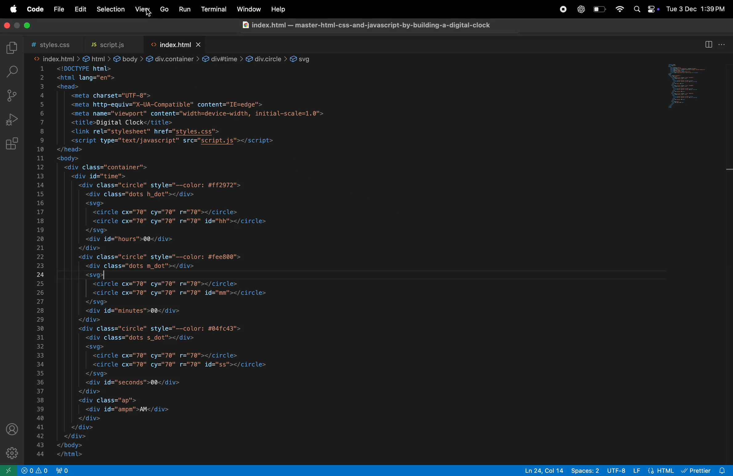  Describe the element at coordinates (175, 43) in the screenshot. I see `index.html` at that location.